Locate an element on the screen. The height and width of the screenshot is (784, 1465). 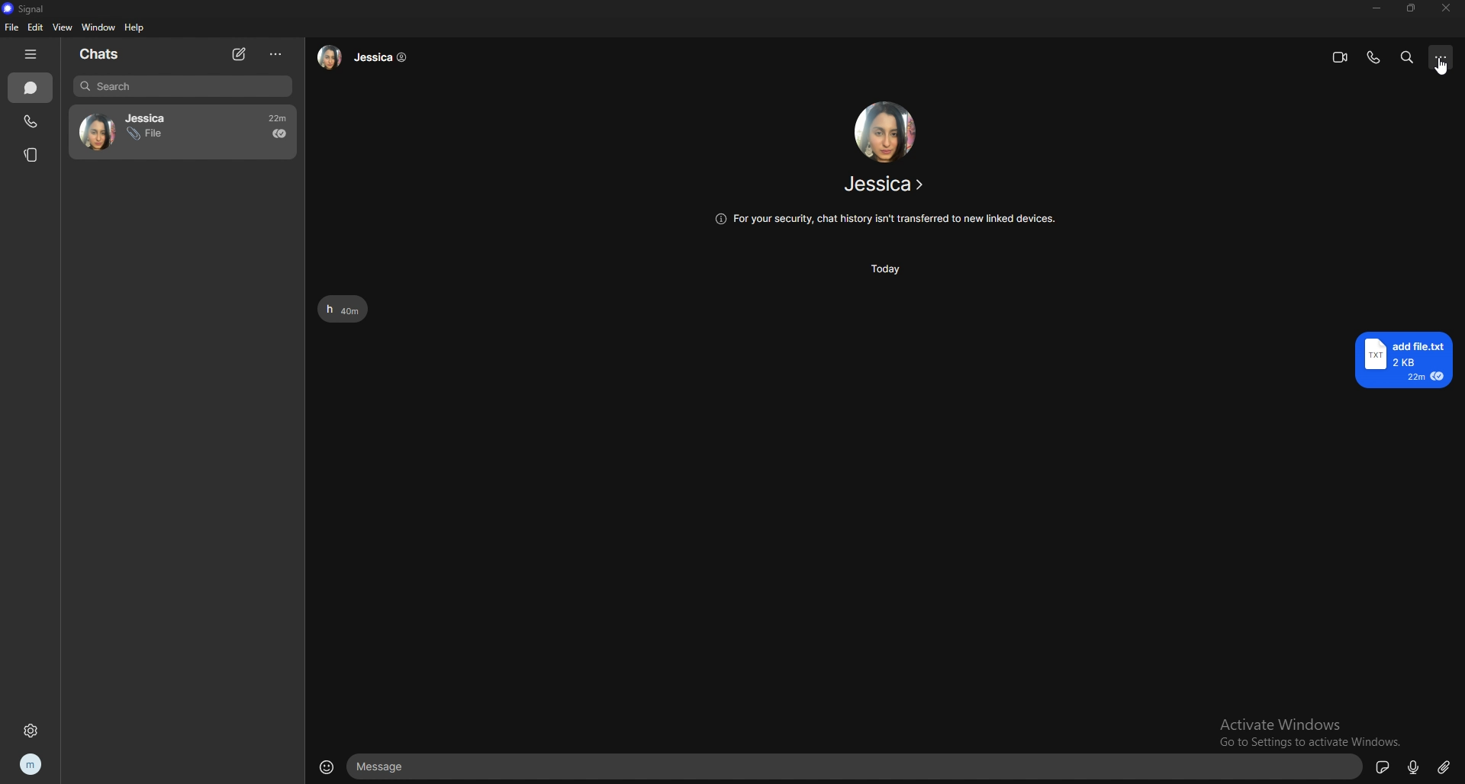
emoji is located at coordinates (327, 769).